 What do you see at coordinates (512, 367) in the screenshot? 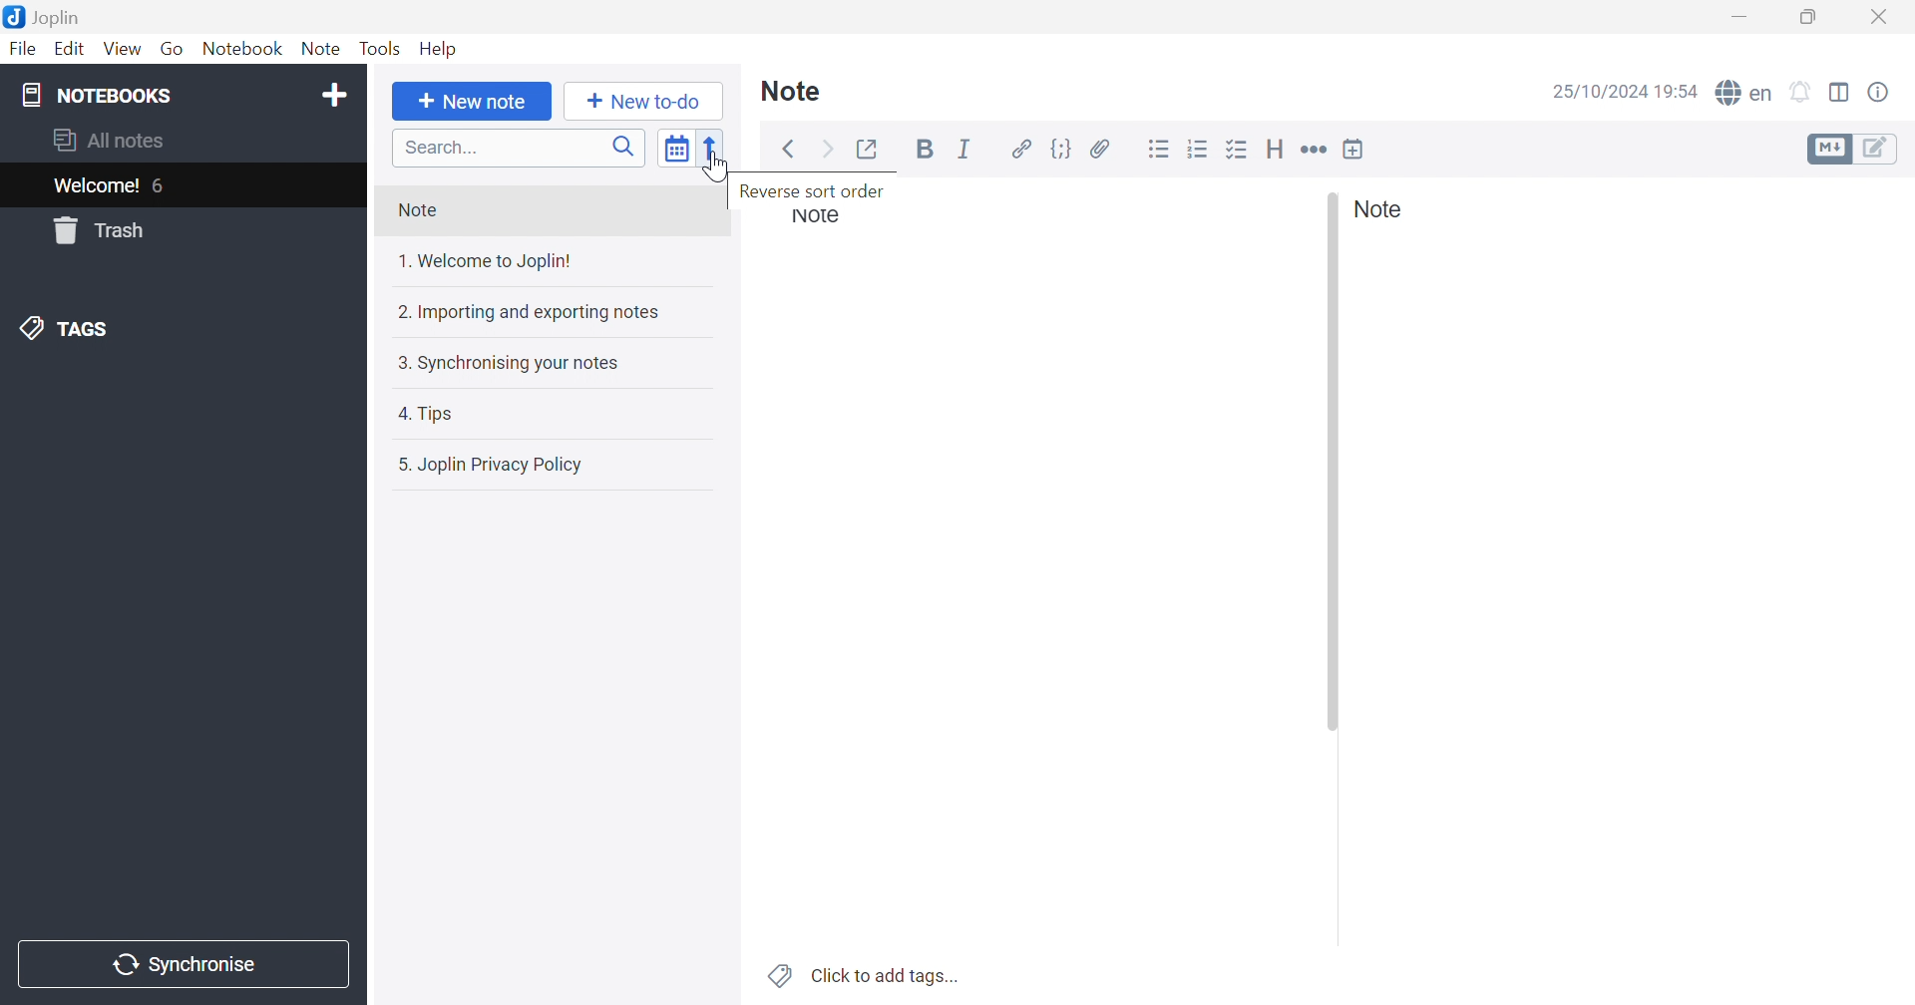
I see `3. Synchronising your notes` at bounding box center [512, 367].